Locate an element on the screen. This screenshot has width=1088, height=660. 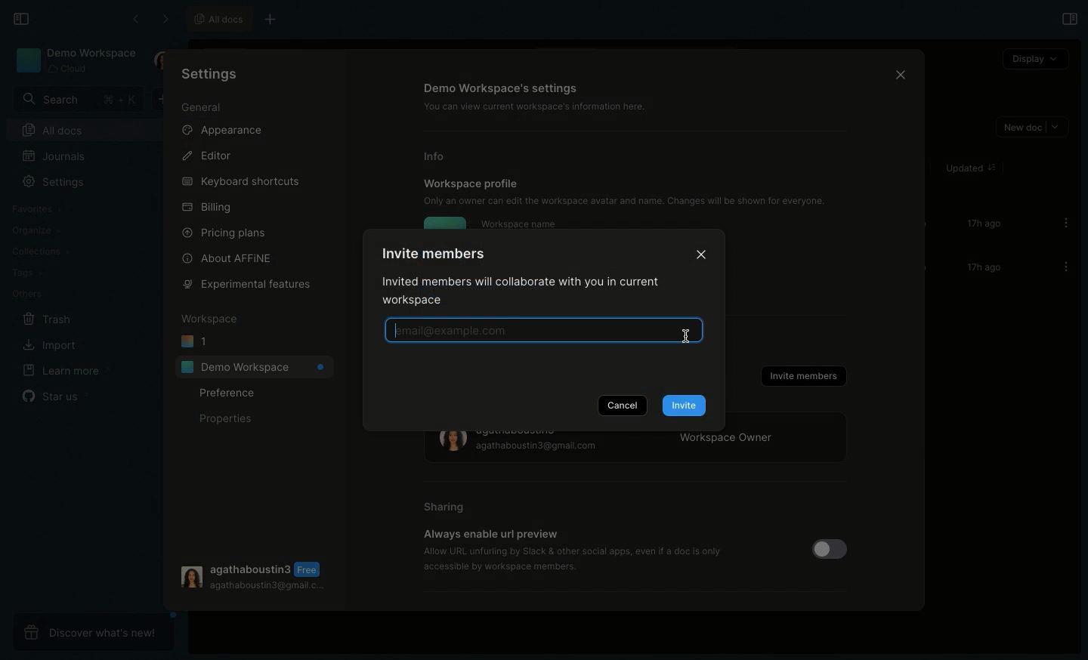
Pricing plans is located at coordinates (224, 233).